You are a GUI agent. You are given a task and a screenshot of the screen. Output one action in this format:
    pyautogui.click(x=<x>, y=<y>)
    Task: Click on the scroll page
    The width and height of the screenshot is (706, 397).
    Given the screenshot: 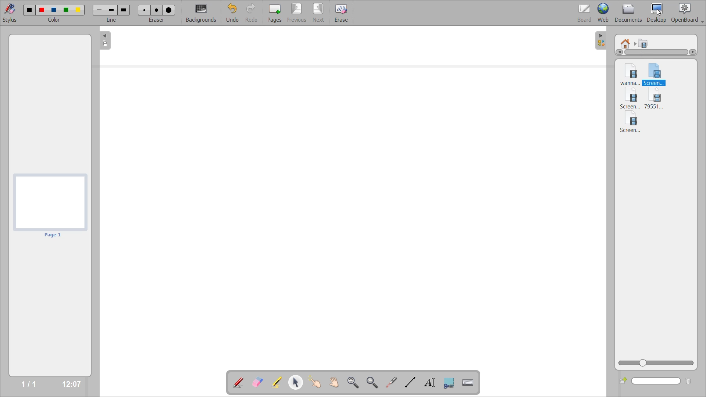 What is the action you would take?
    pyautogui.click(x=334, y=381)
    